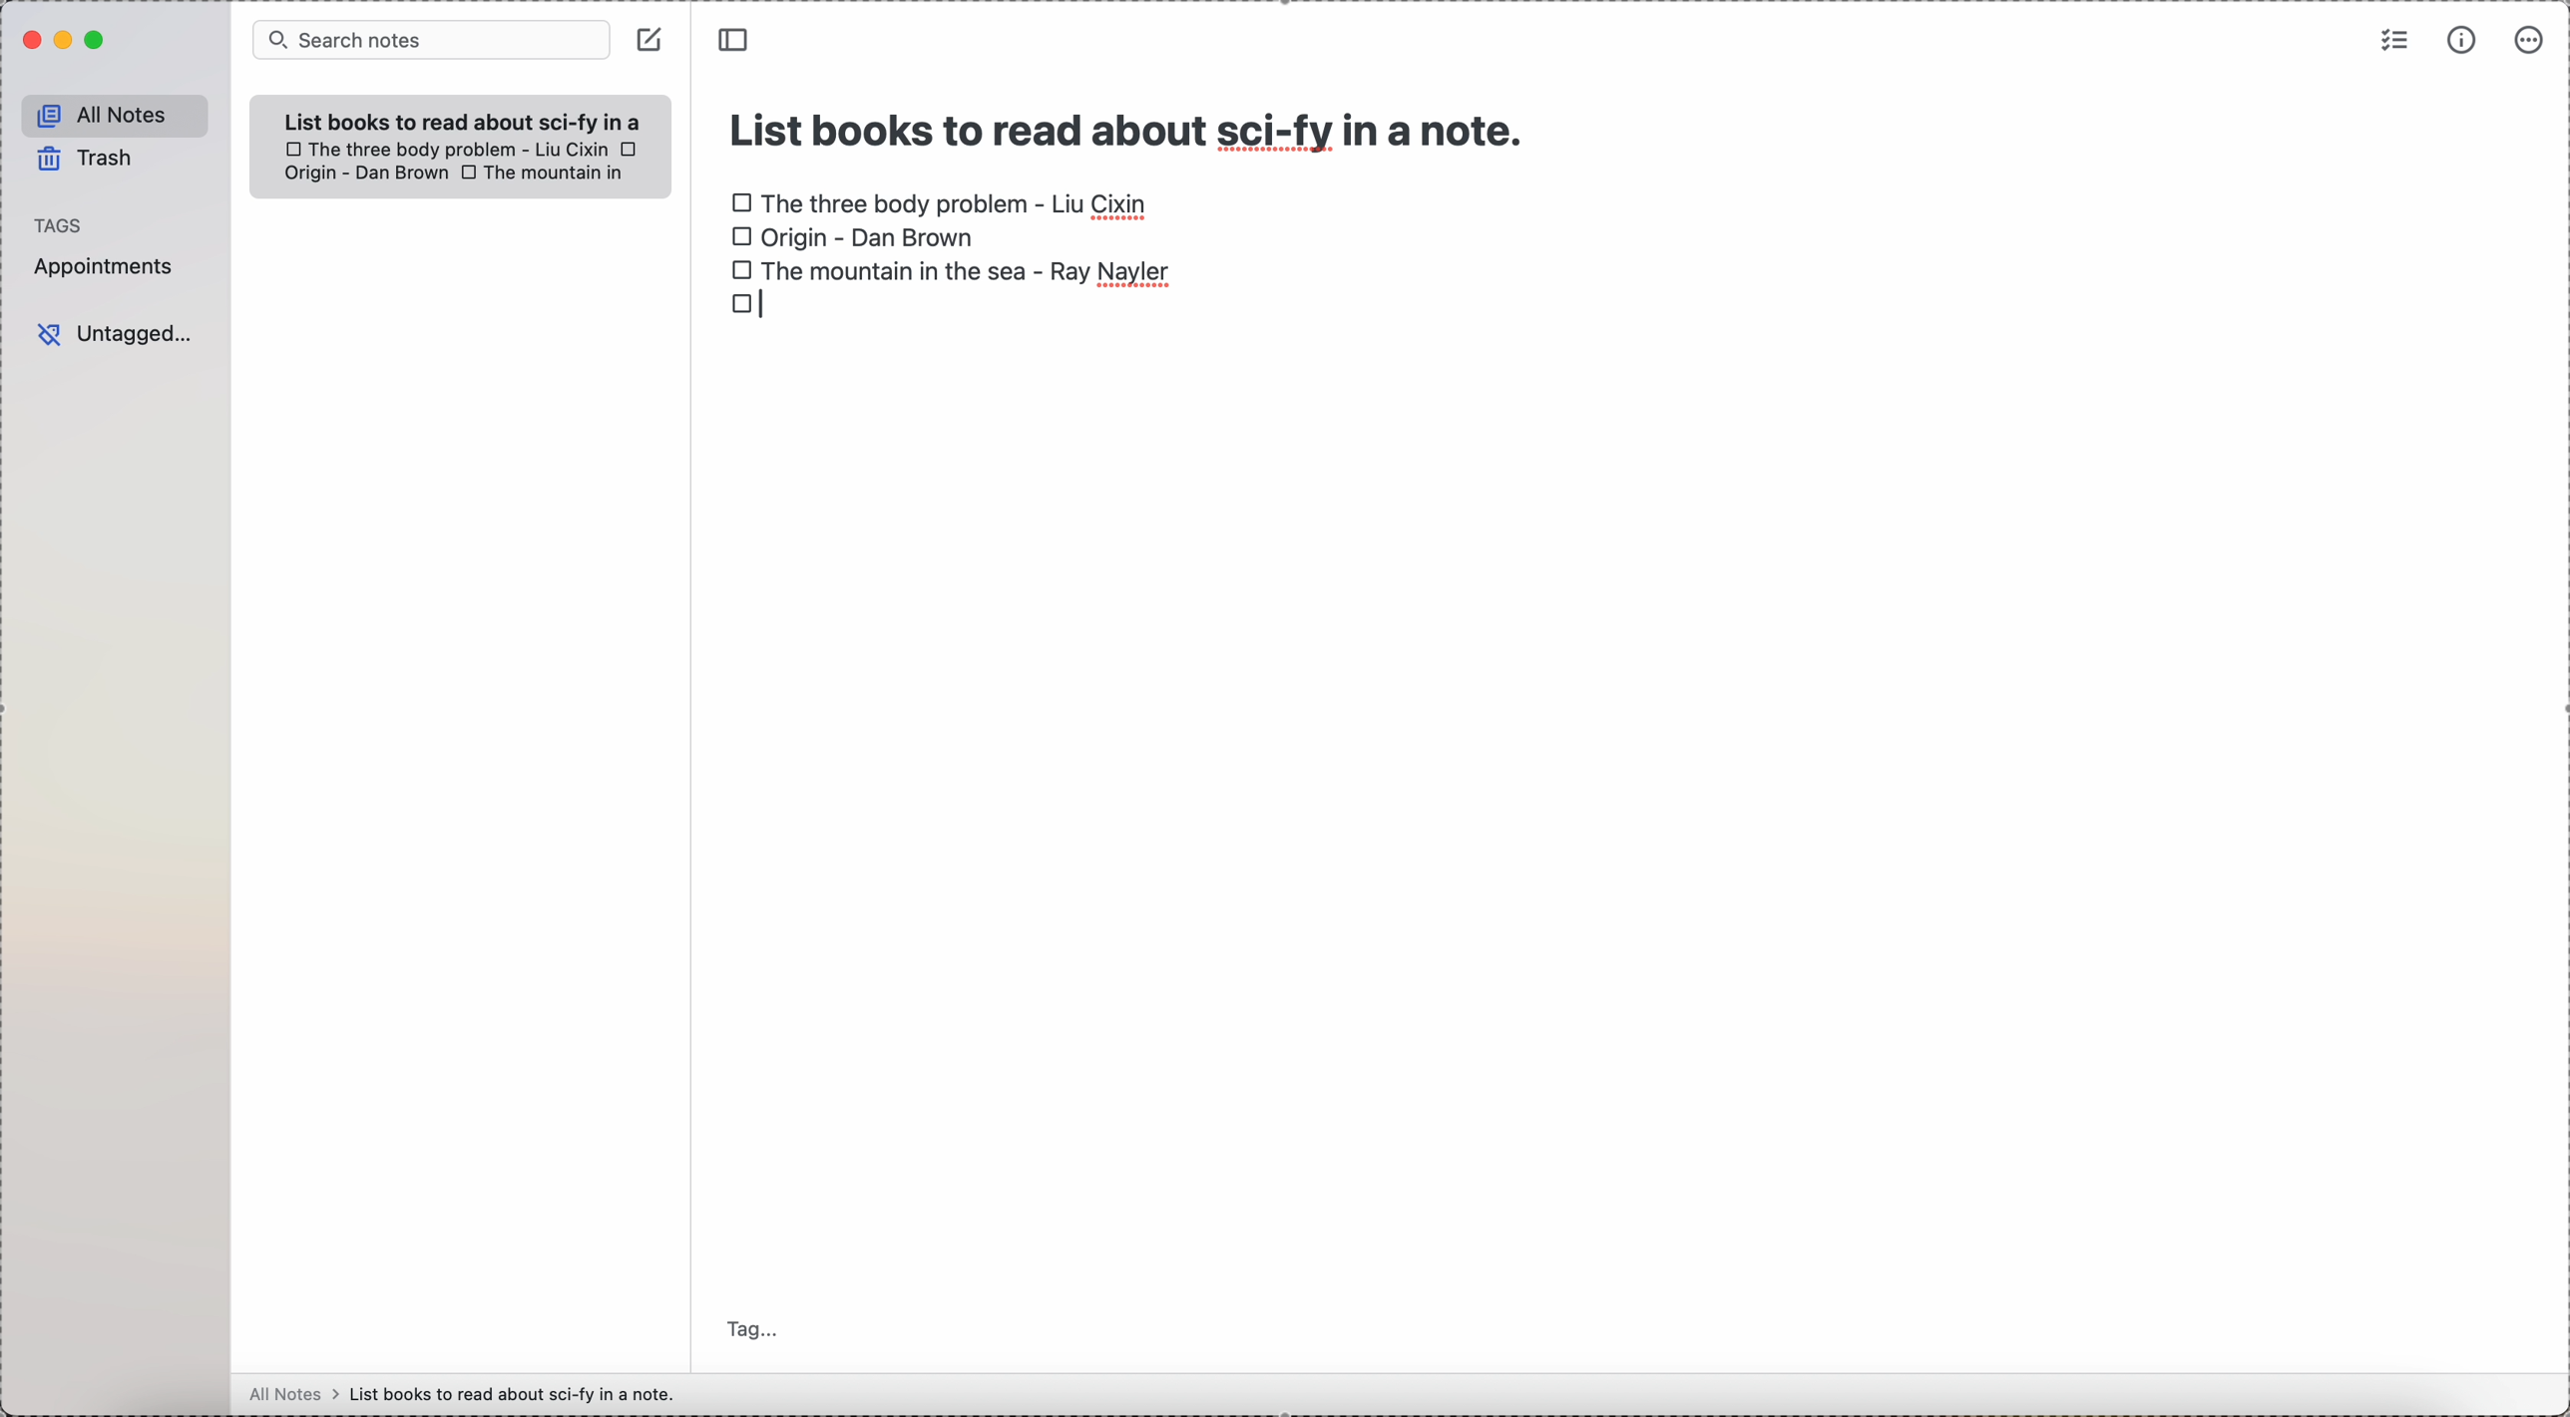 This screenshot has height=1417, width=2570. Describe the element at coordinates (87, 160) in the screenshot. I see `trash` at that location.